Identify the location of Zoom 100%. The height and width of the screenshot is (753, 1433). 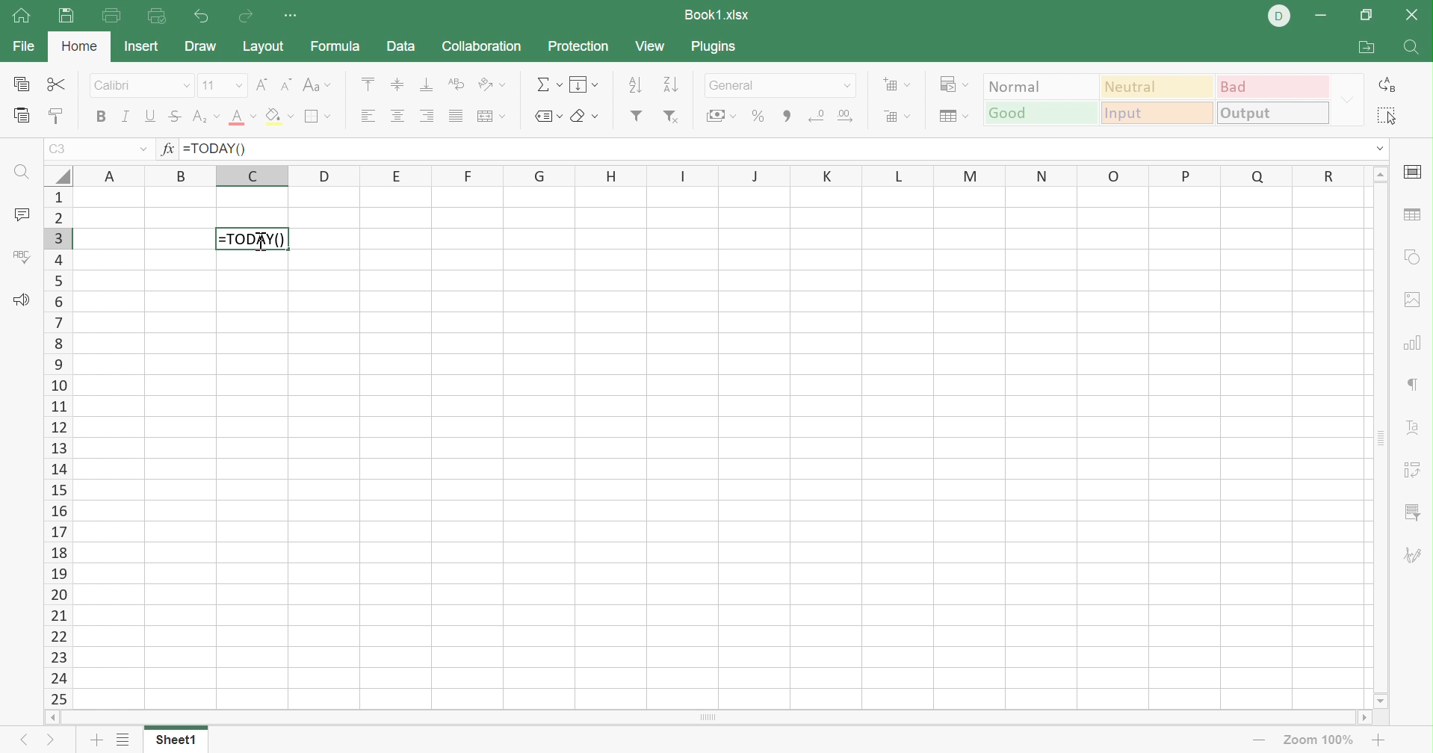
(1321, 739).